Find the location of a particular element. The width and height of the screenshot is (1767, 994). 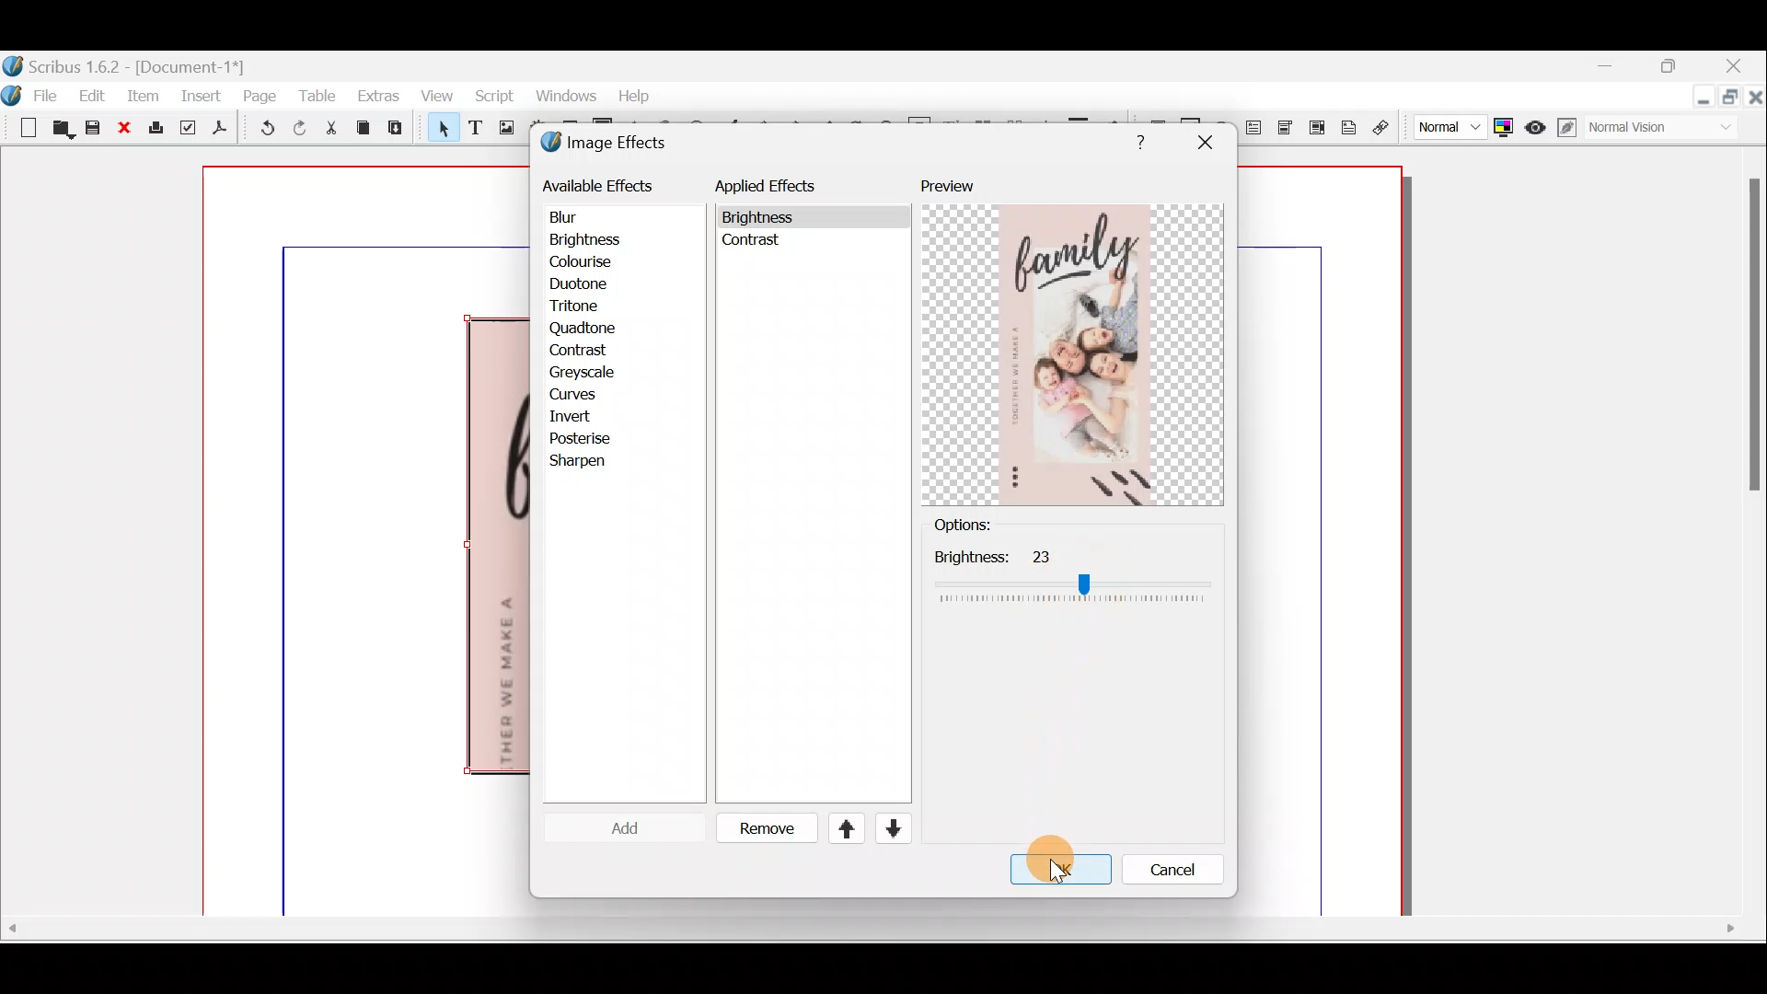

 is located at coordinates (868, 928).